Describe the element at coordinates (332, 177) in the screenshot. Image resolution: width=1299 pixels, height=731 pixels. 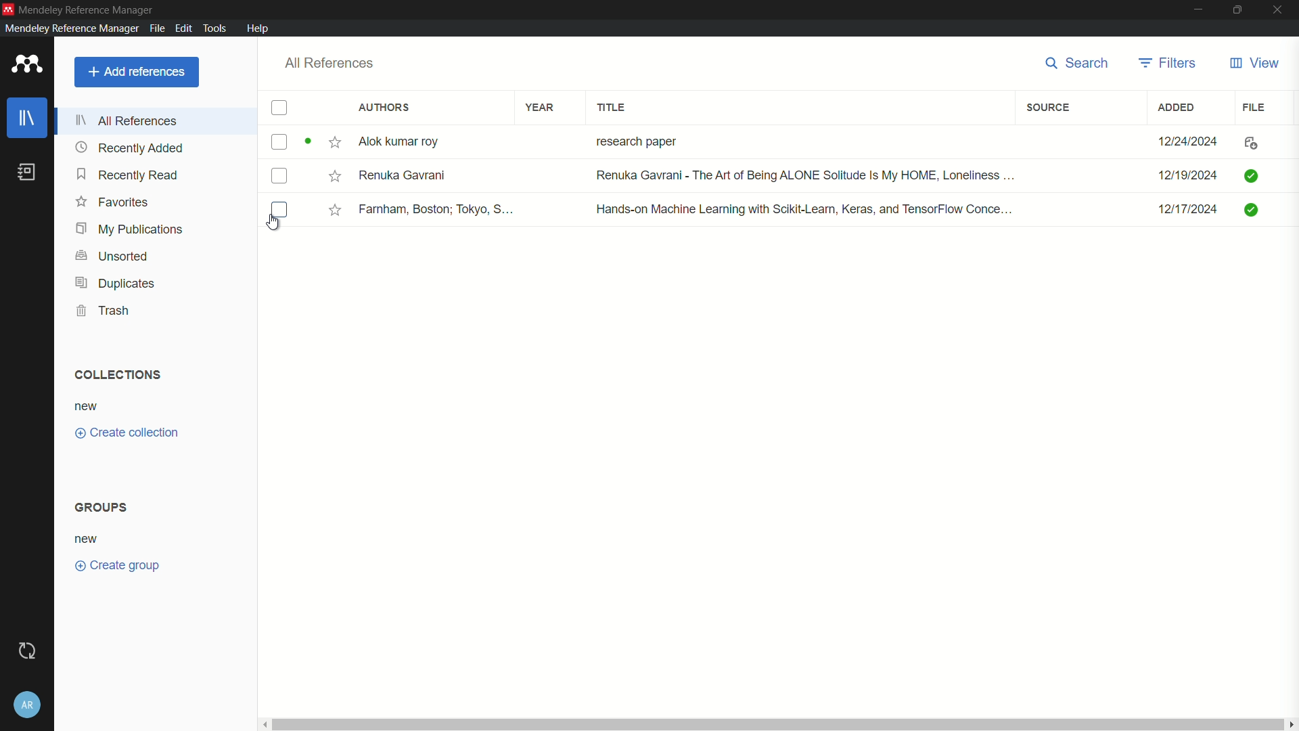
I see `Mark it star` at that location.